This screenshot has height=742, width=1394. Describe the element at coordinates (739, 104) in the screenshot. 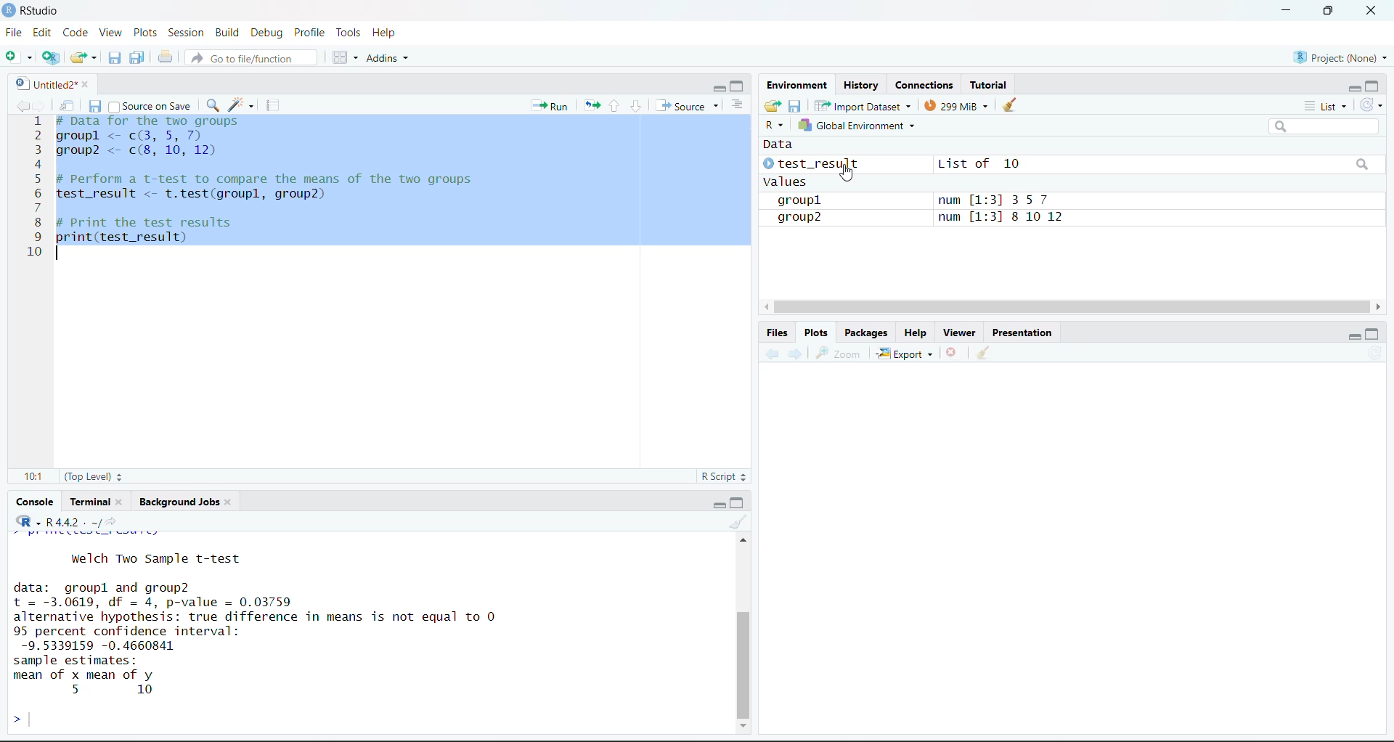

I see `show document outline` at that location.